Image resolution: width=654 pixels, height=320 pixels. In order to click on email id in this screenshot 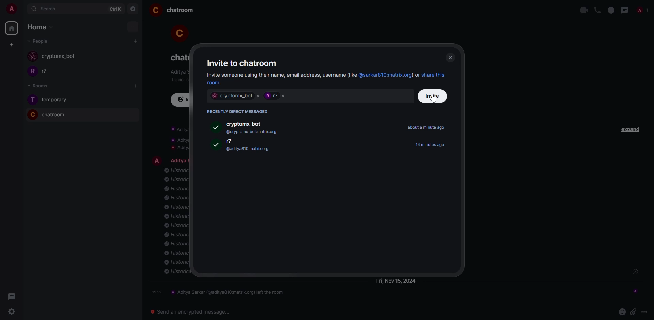, I will do `click(249, 150)`.